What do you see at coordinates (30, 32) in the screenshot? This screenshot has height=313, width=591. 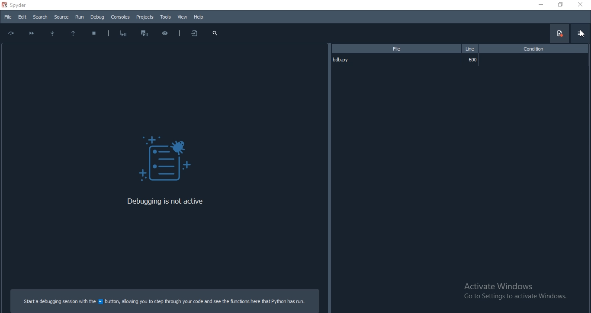 I see `Continue execution until next breakpoint` at bounding box center [30, 32].